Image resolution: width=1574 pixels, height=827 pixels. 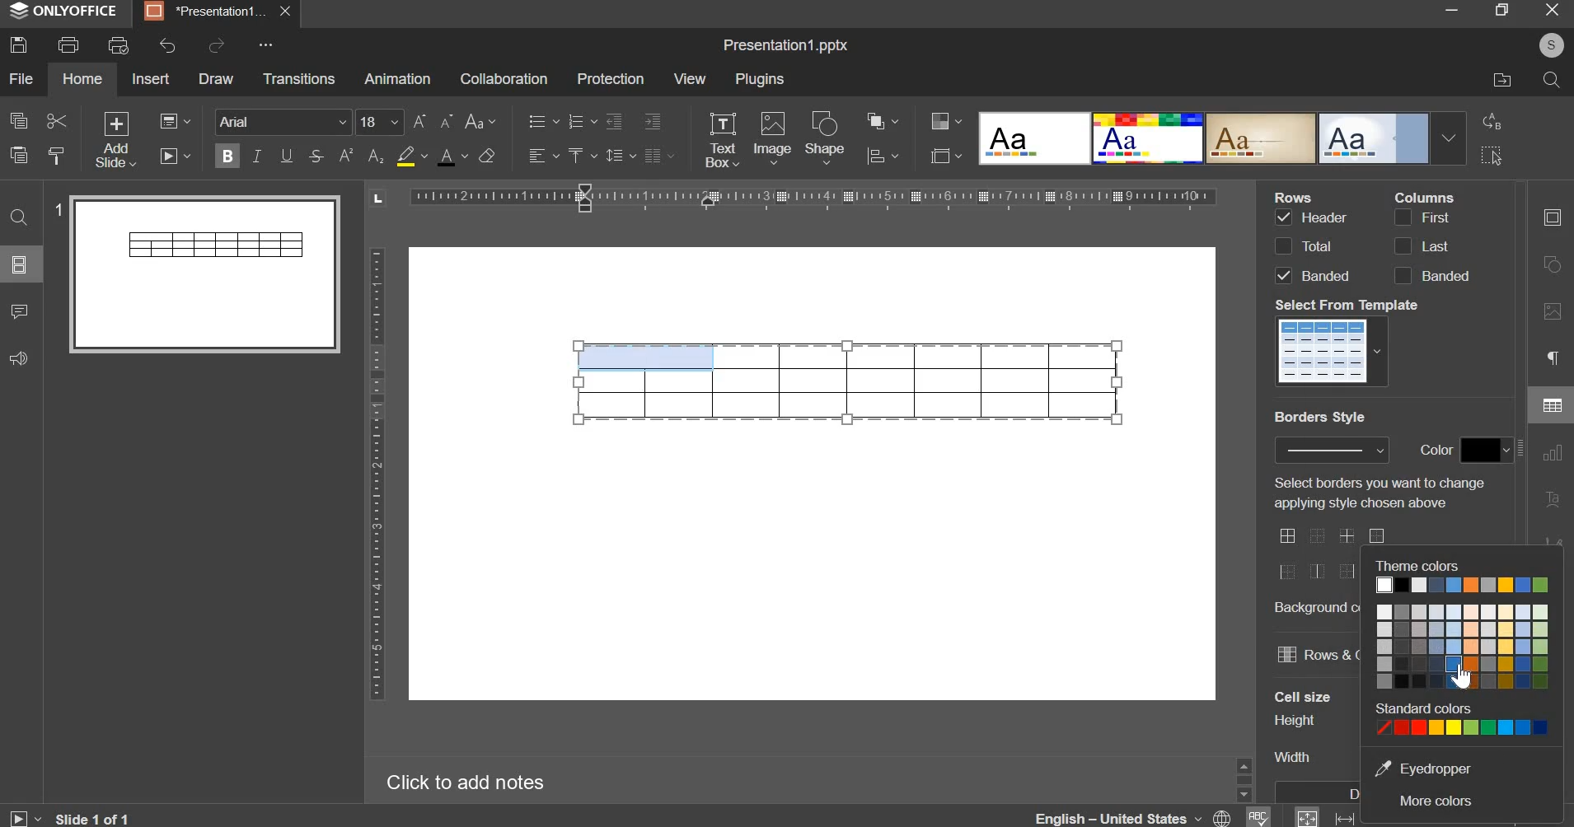 I want to click on numbering, so click(x=579, y=122).